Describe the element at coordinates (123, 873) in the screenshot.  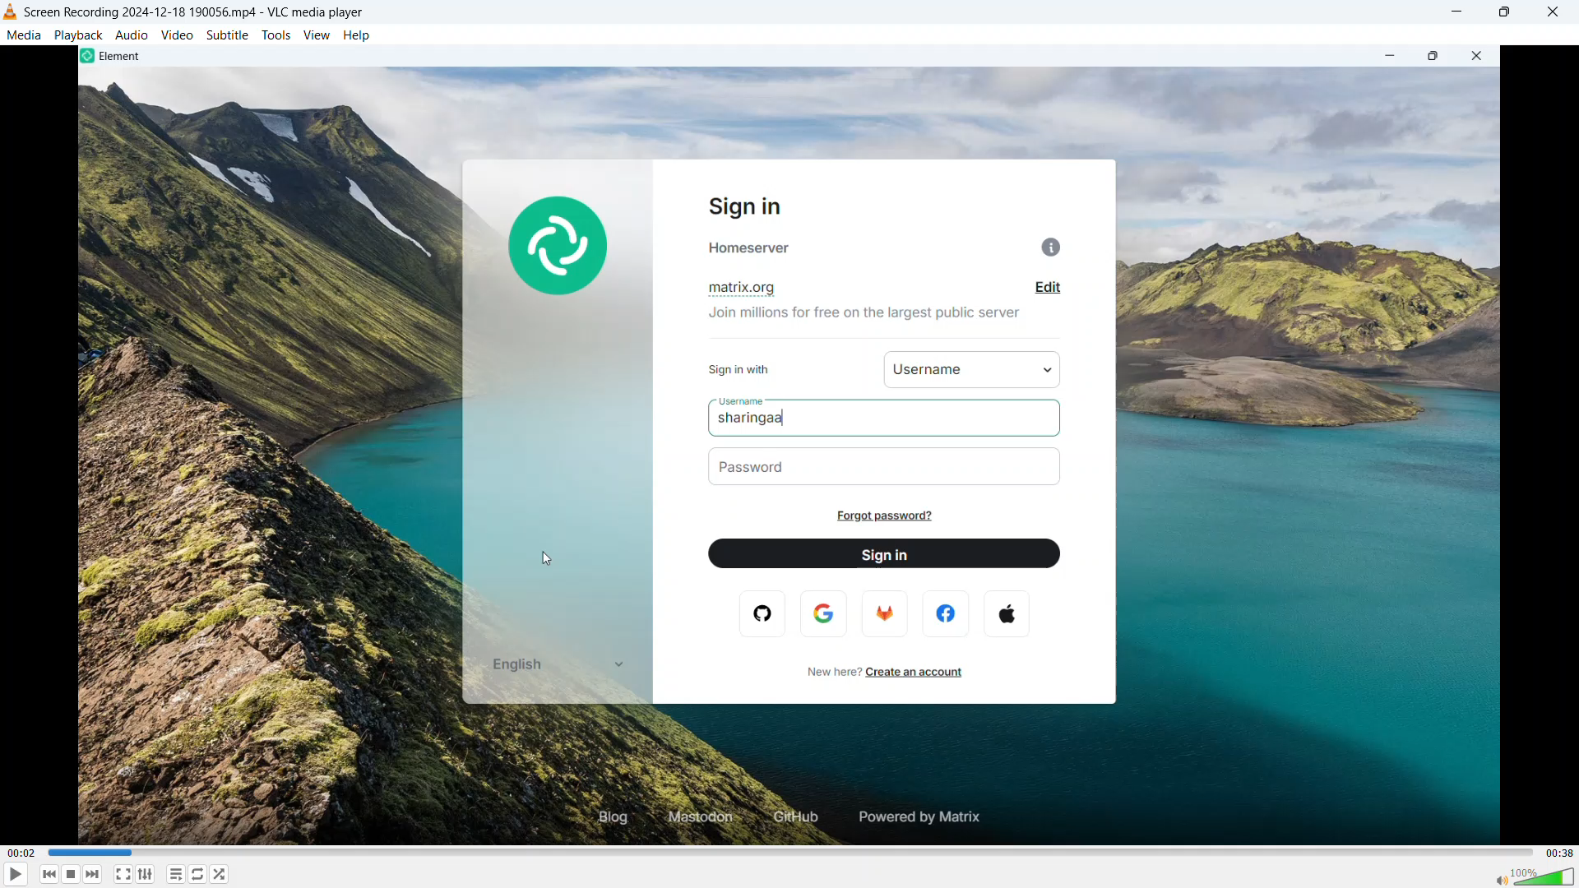
I see `Full screen ` at that location.